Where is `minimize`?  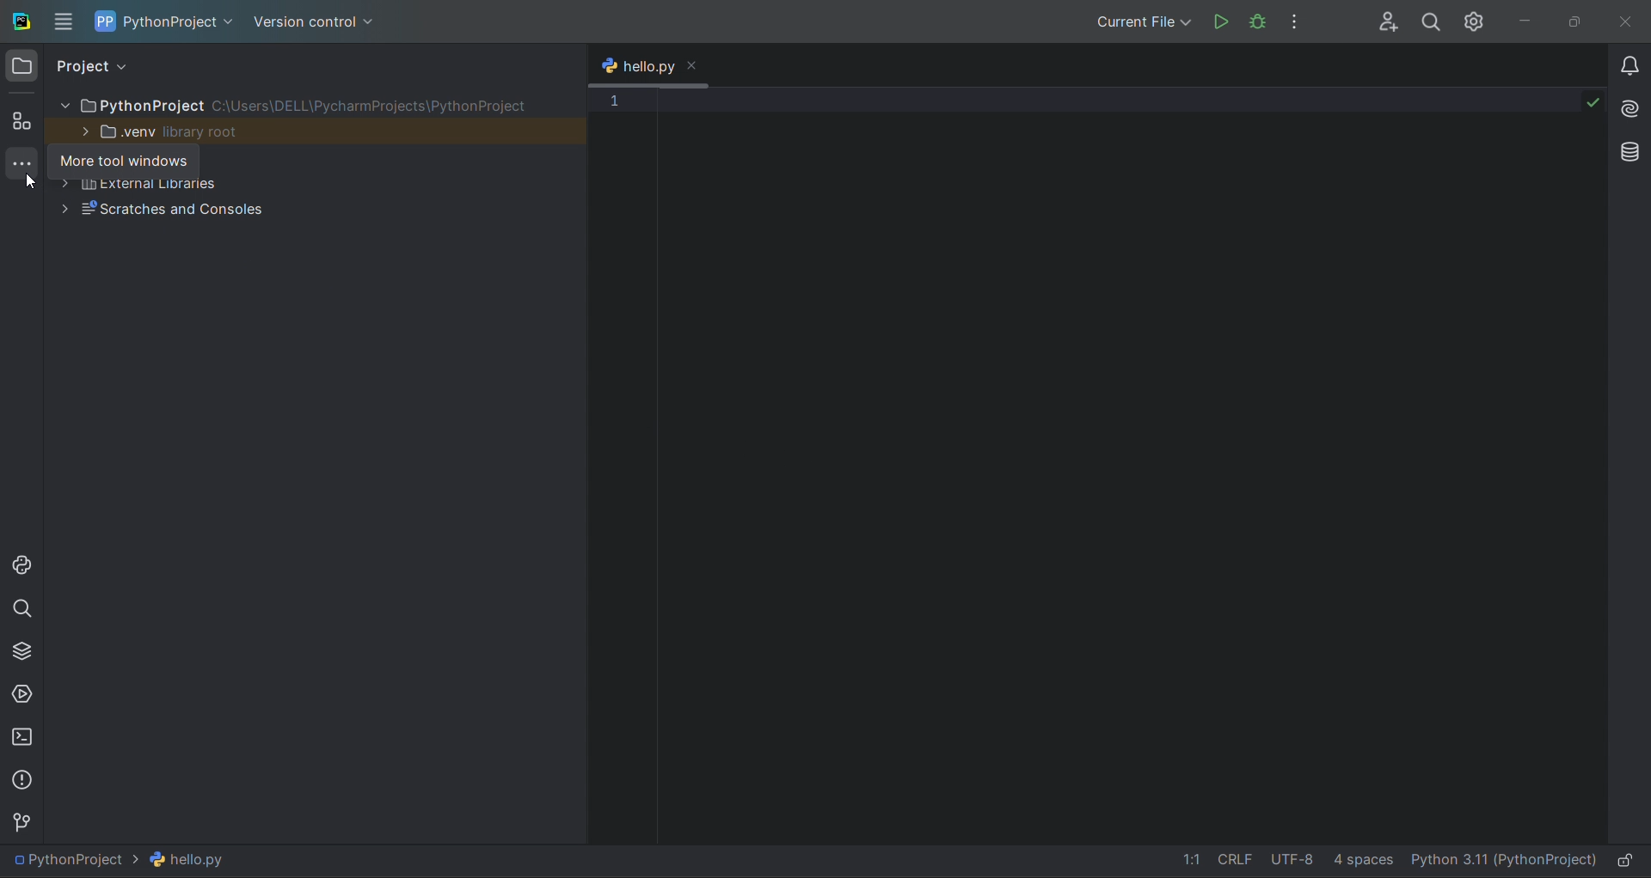 minimize is located at coordinates (1527, 21).